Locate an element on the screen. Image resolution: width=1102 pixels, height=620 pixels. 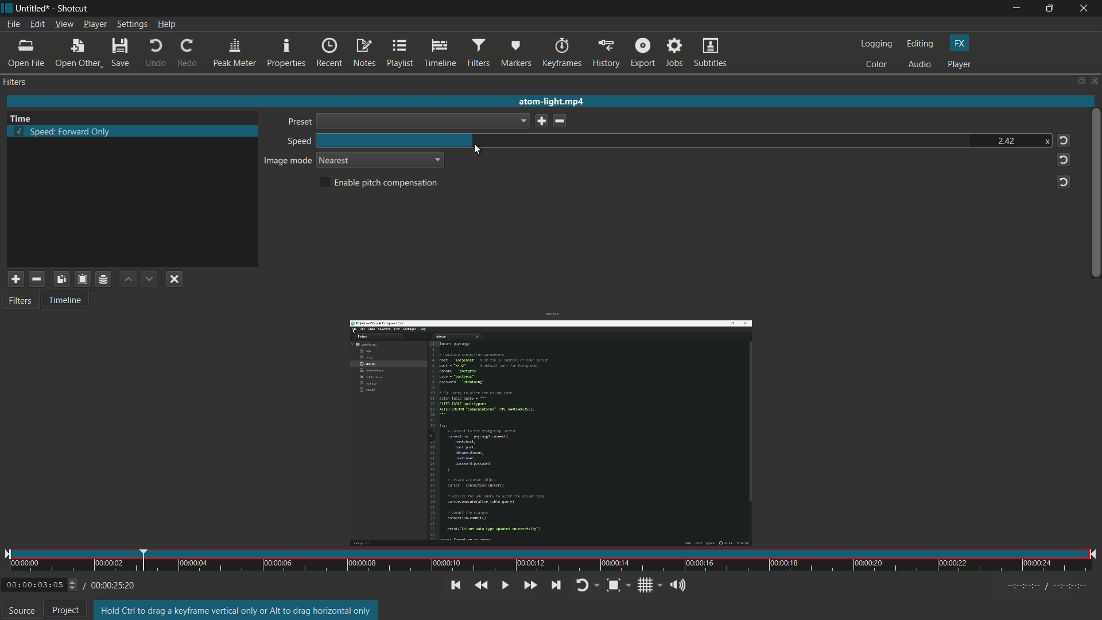
playlist is located at coordinates (401, 53).